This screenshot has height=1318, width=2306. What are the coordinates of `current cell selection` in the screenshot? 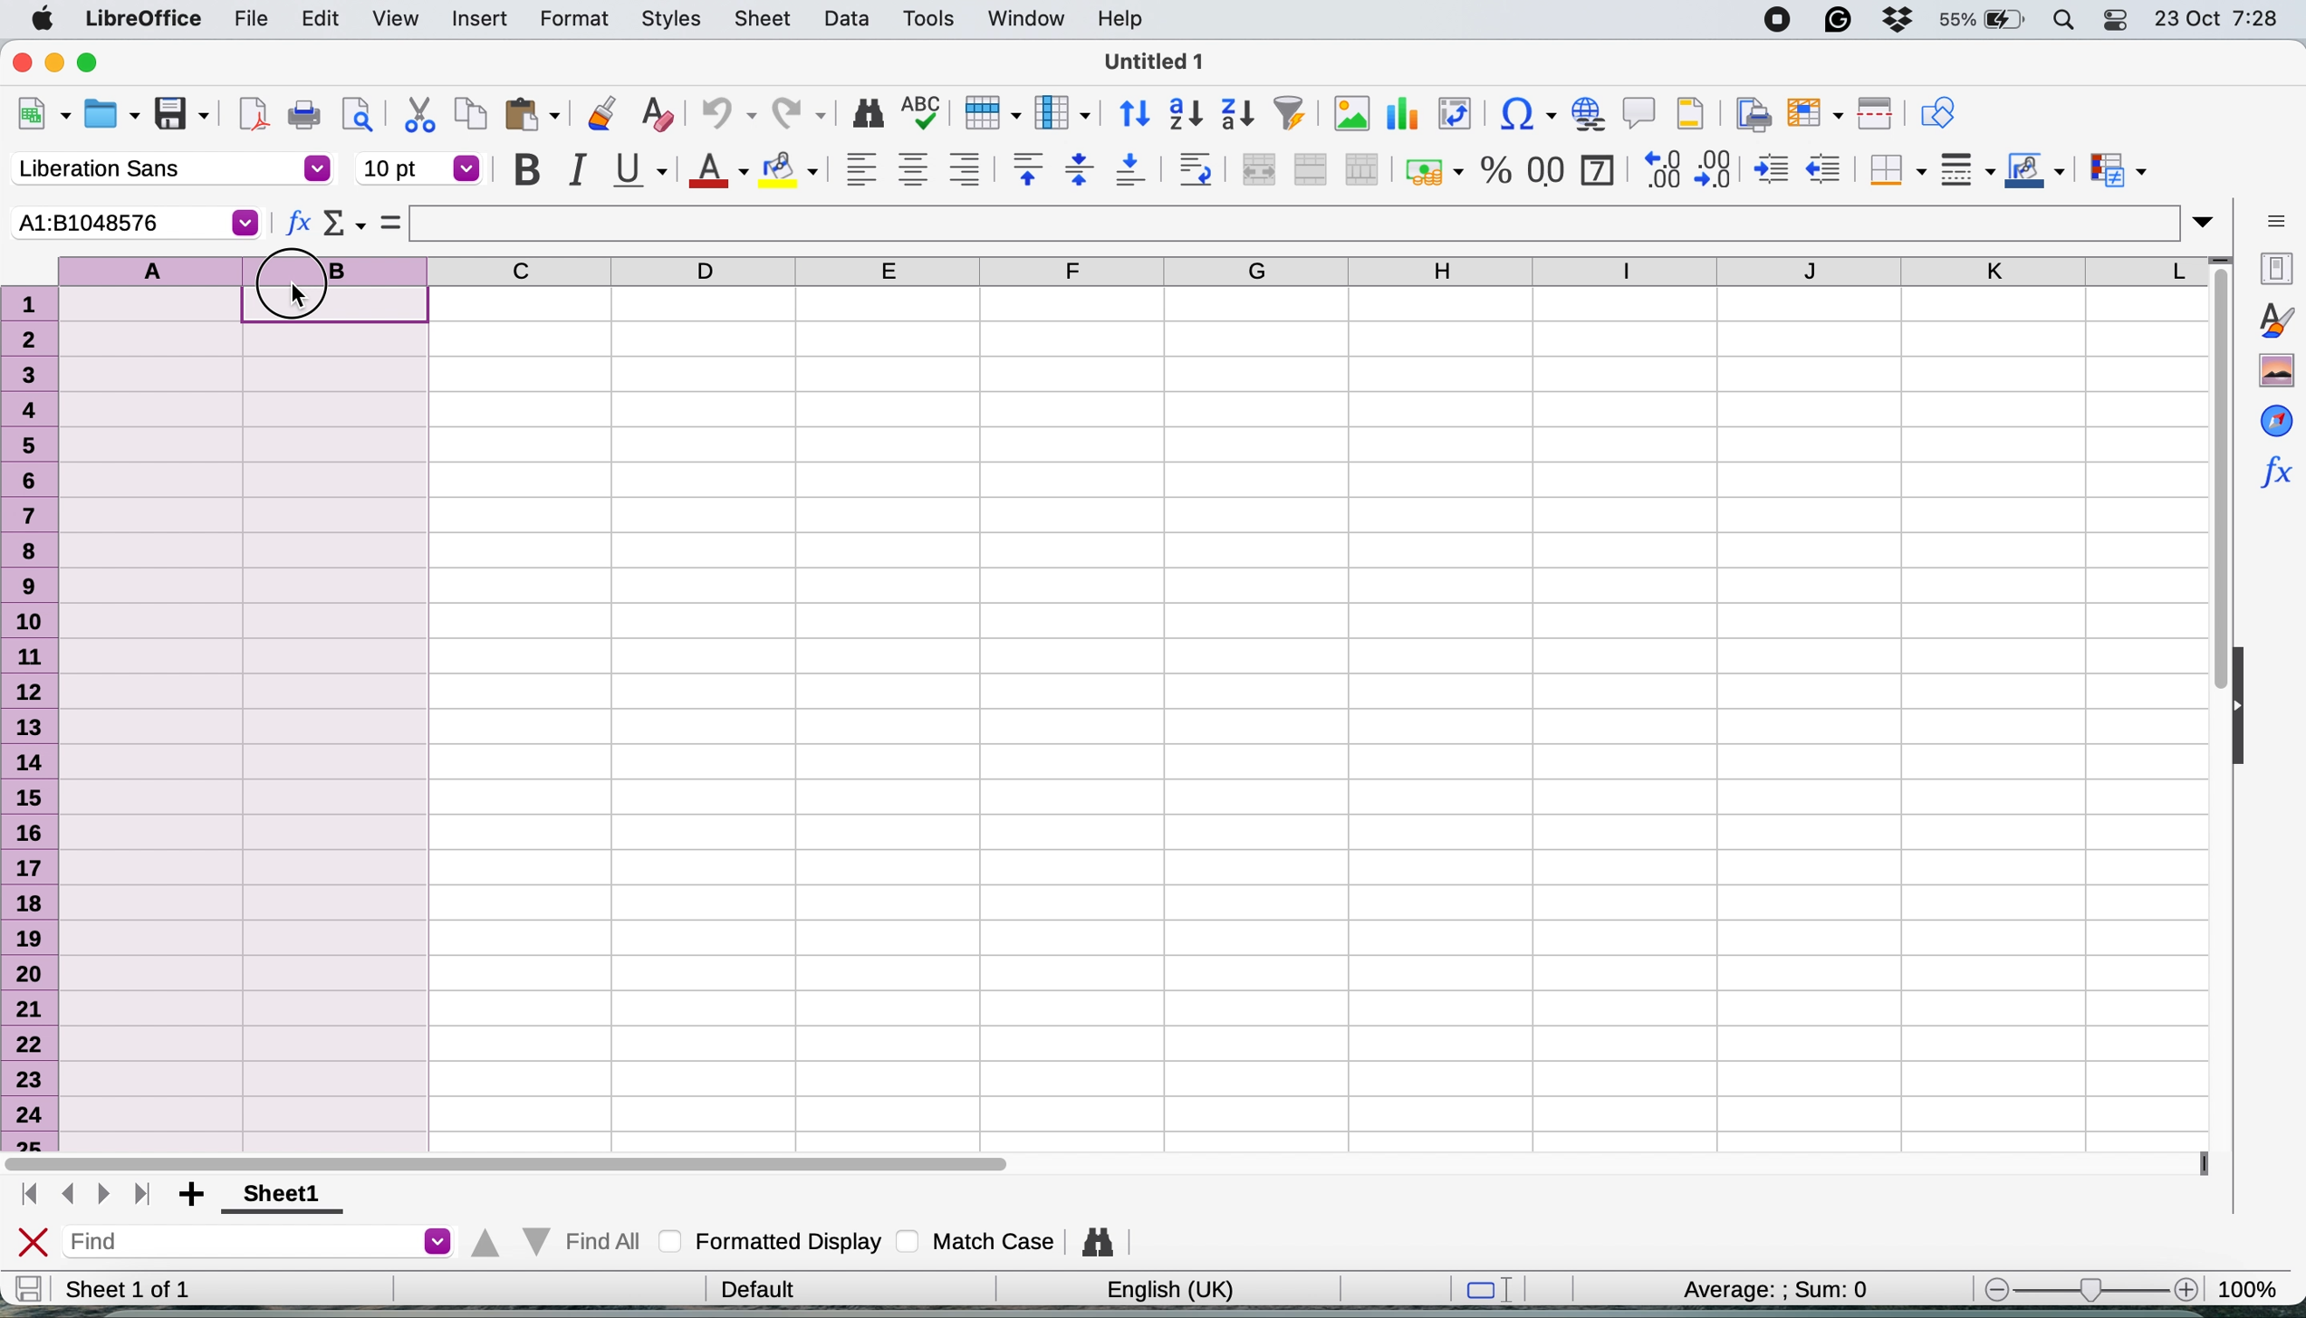 It's located at (130, 222).